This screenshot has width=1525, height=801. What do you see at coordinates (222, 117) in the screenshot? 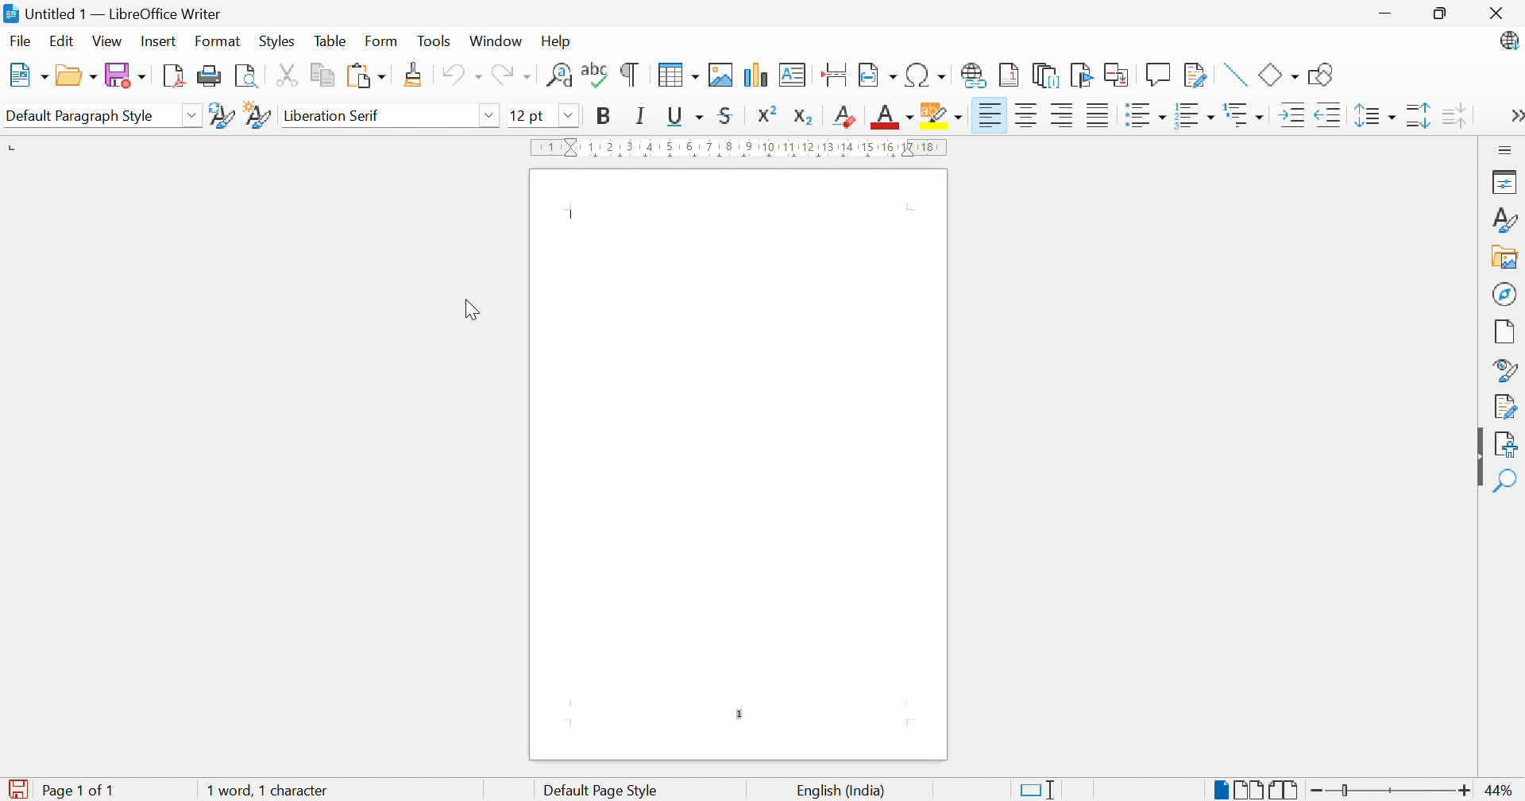
I see `Update selected style` at bounding box center [222, 117].